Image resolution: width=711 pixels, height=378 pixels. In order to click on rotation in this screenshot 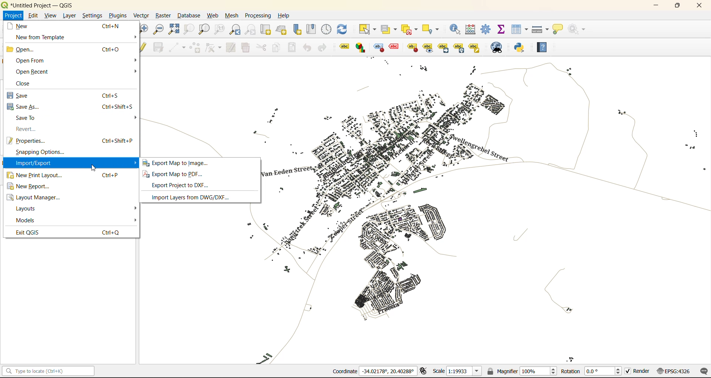, I will do `click(591, 371)`.